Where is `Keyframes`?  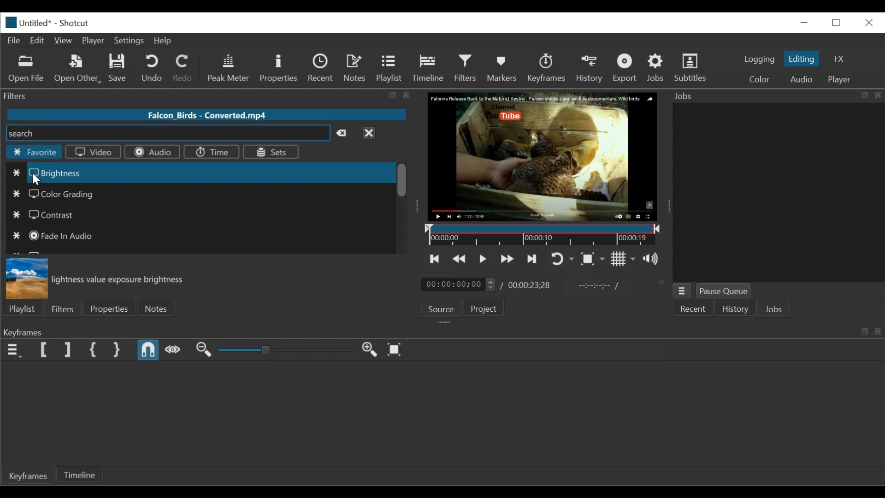 Keyframes is located at coordinates (547, 68).